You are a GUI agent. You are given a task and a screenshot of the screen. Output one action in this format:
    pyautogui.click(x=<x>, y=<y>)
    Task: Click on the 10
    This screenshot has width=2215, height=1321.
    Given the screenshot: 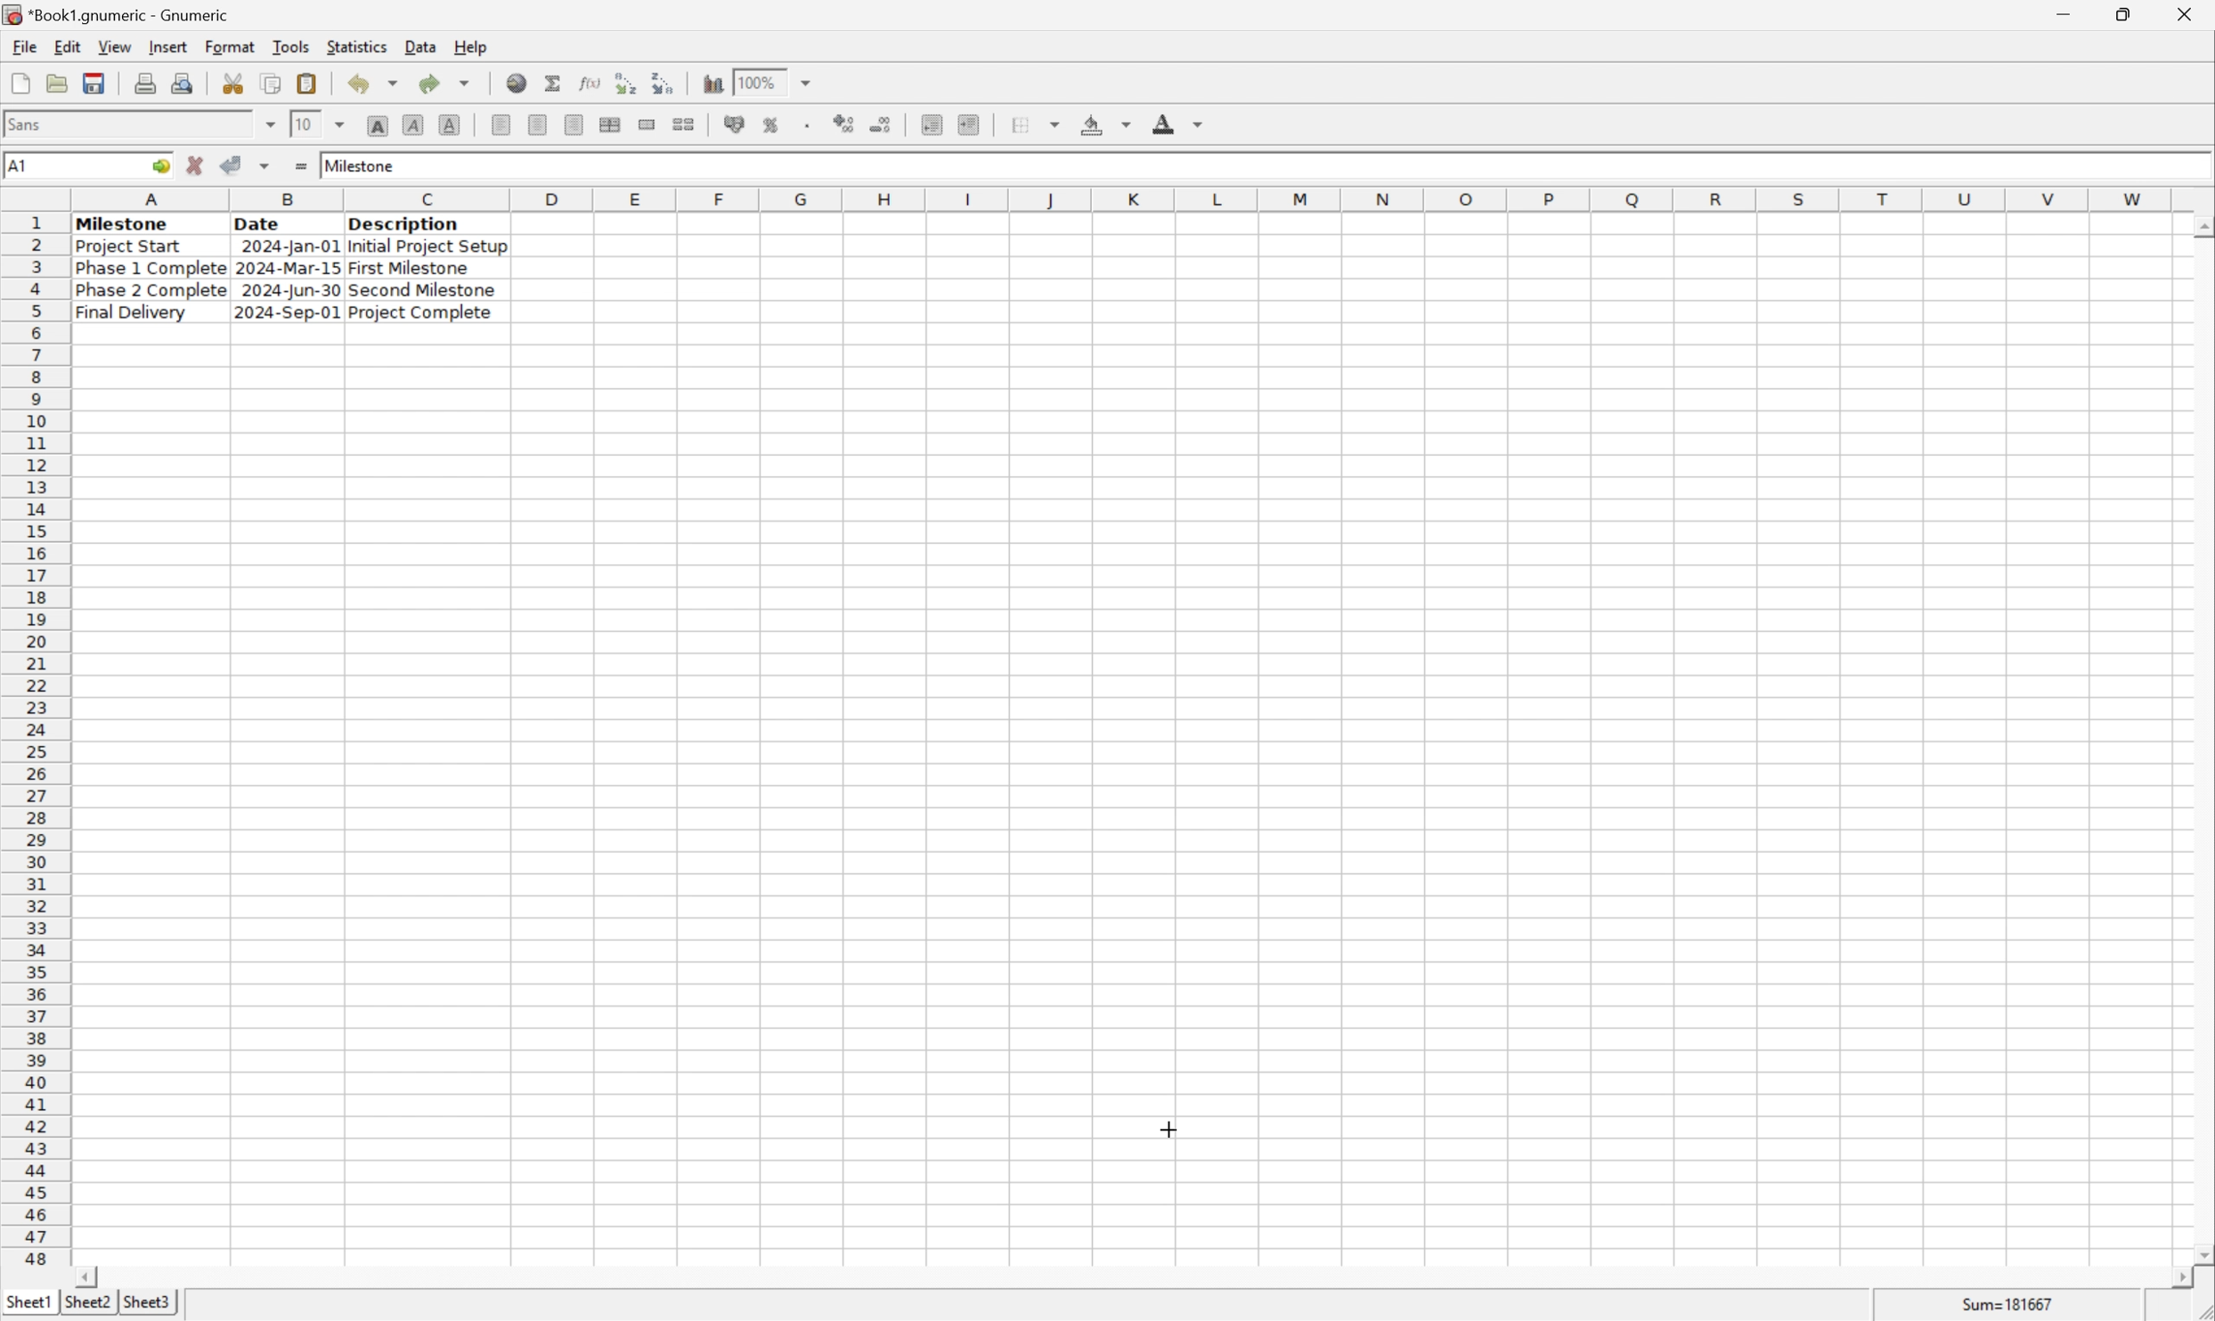 What is the action you would take?
    pyautogui.click(x=302, y=124)
    